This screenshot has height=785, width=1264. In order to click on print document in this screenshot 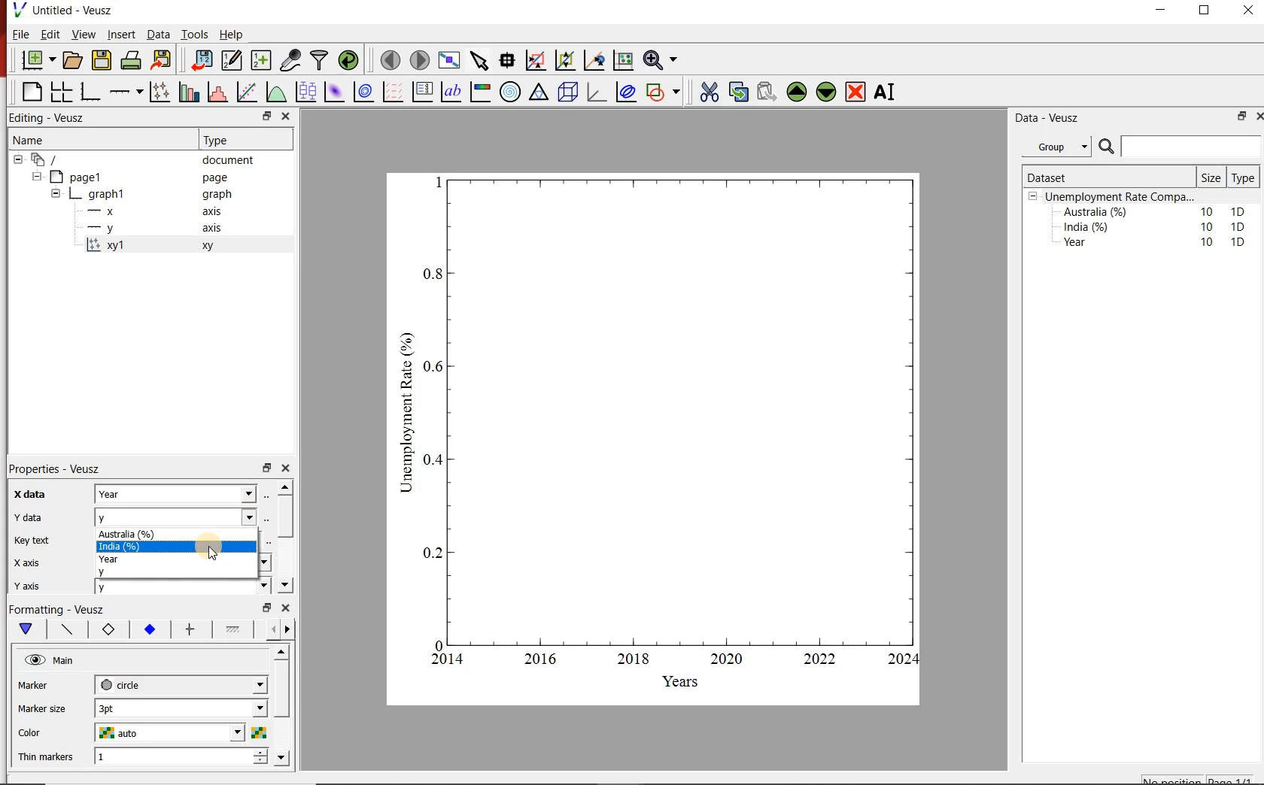, I will do `click(131, 59)`.